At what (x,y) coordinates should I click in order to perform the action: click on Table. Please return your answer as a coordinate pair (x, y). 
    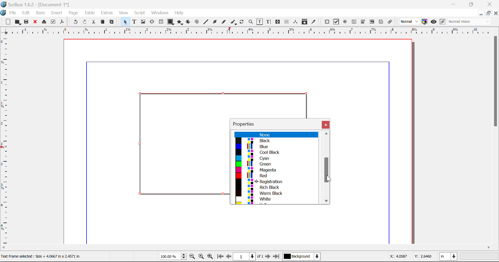
    Looking at the image, I should click on (89, 12).